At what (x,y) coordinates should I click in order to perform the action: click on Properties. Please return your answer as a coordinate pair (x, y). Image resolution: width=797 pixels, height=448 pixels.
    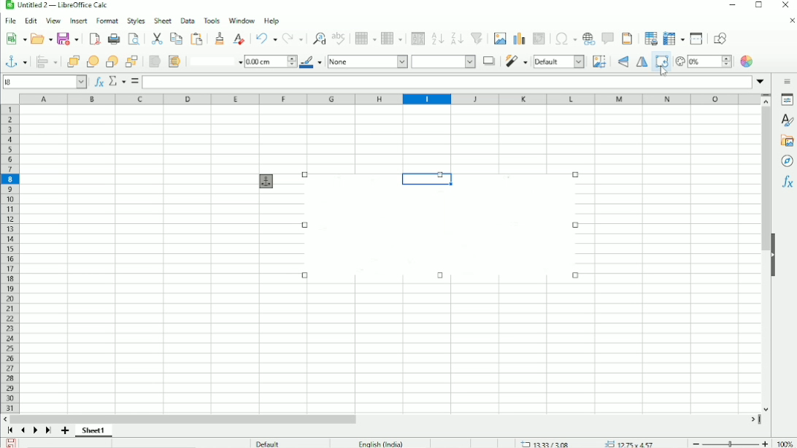
    Looking at the image, I should click on (785, 100).